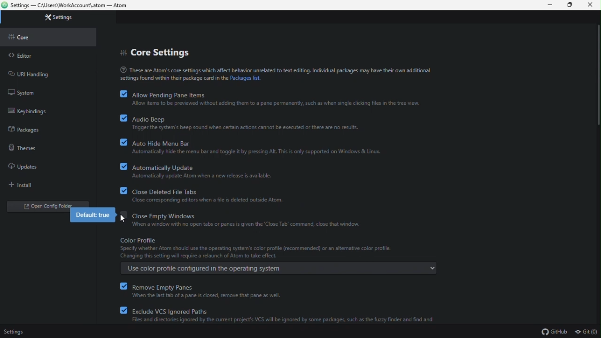 This screenshot has height=338, width=601. Describe the element at coordinates (121, 165) in the screenshot. I see `checkbox` at that location.